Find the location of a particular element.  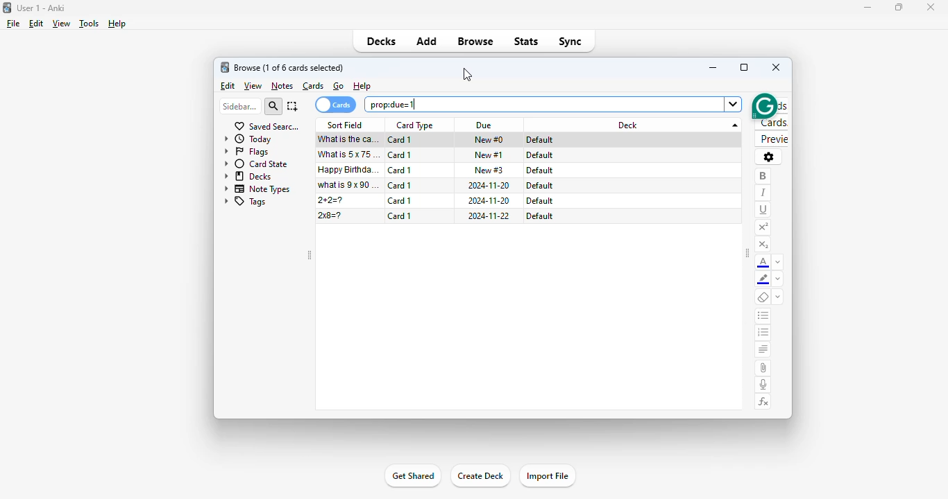

logo is located at coordinates (8, 8).